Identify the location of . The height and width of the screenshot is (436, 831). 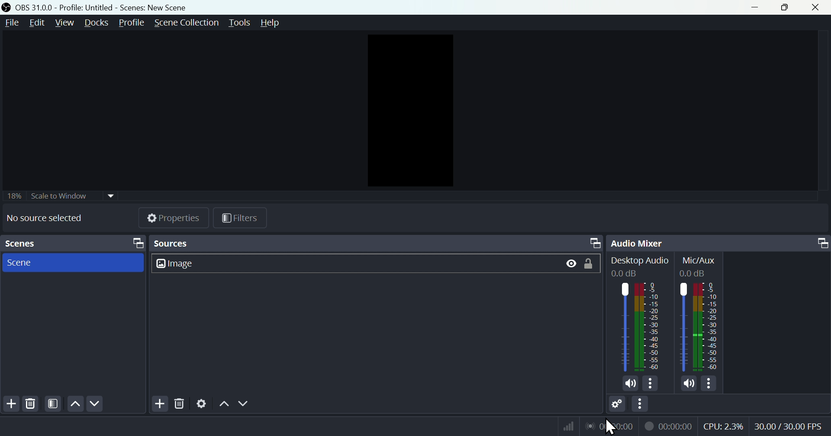
(570, 265).